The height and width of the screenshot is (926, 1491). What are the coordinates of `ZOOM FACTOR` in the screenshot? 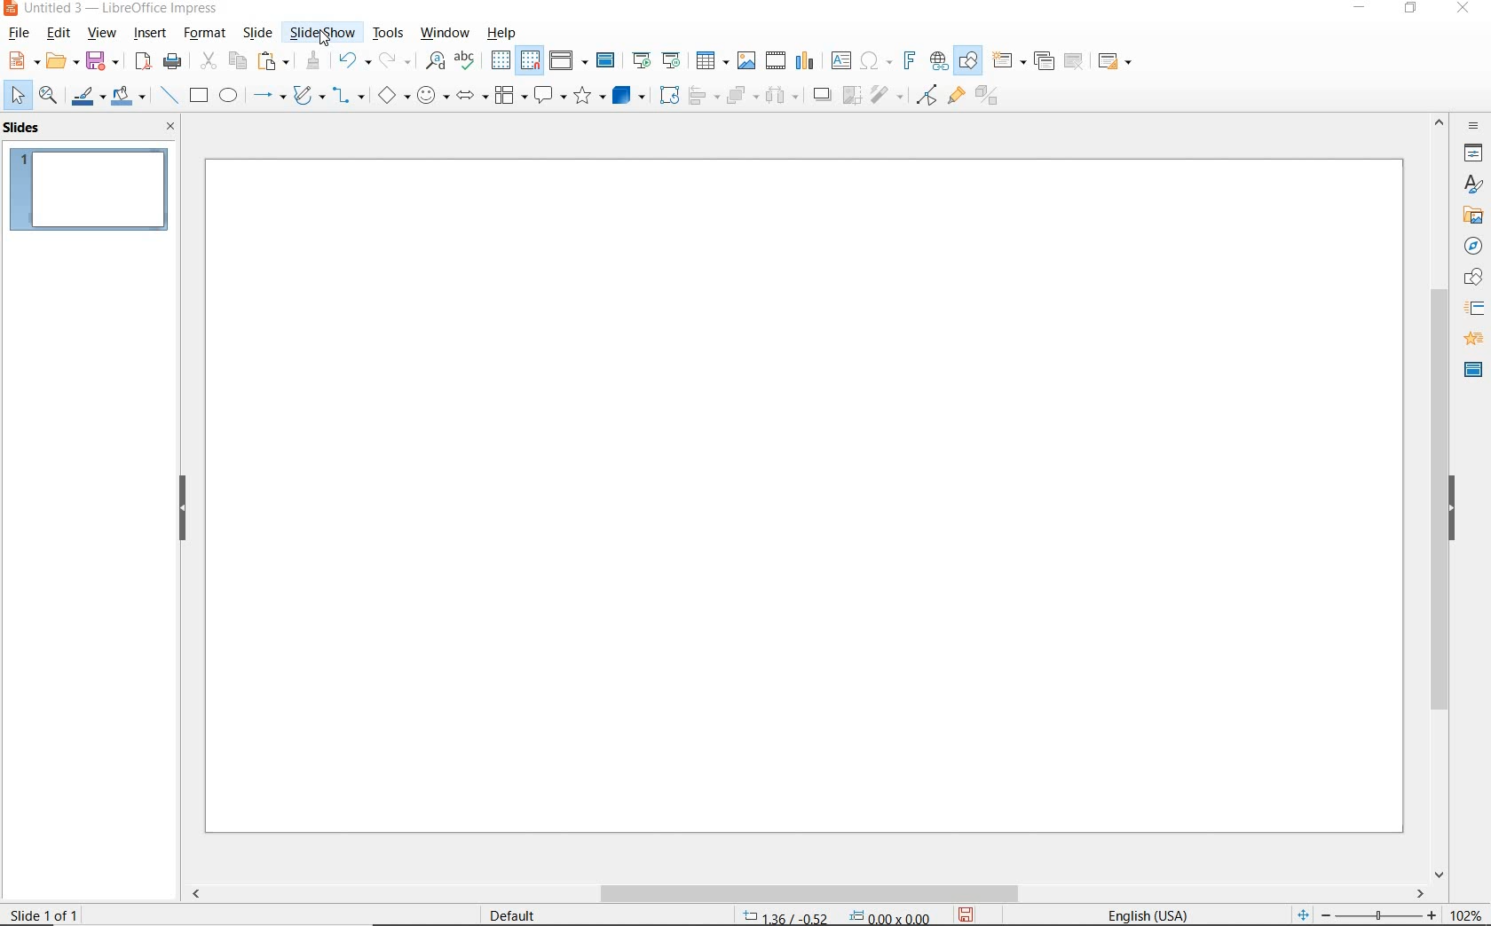 It's located at (1468, 914).